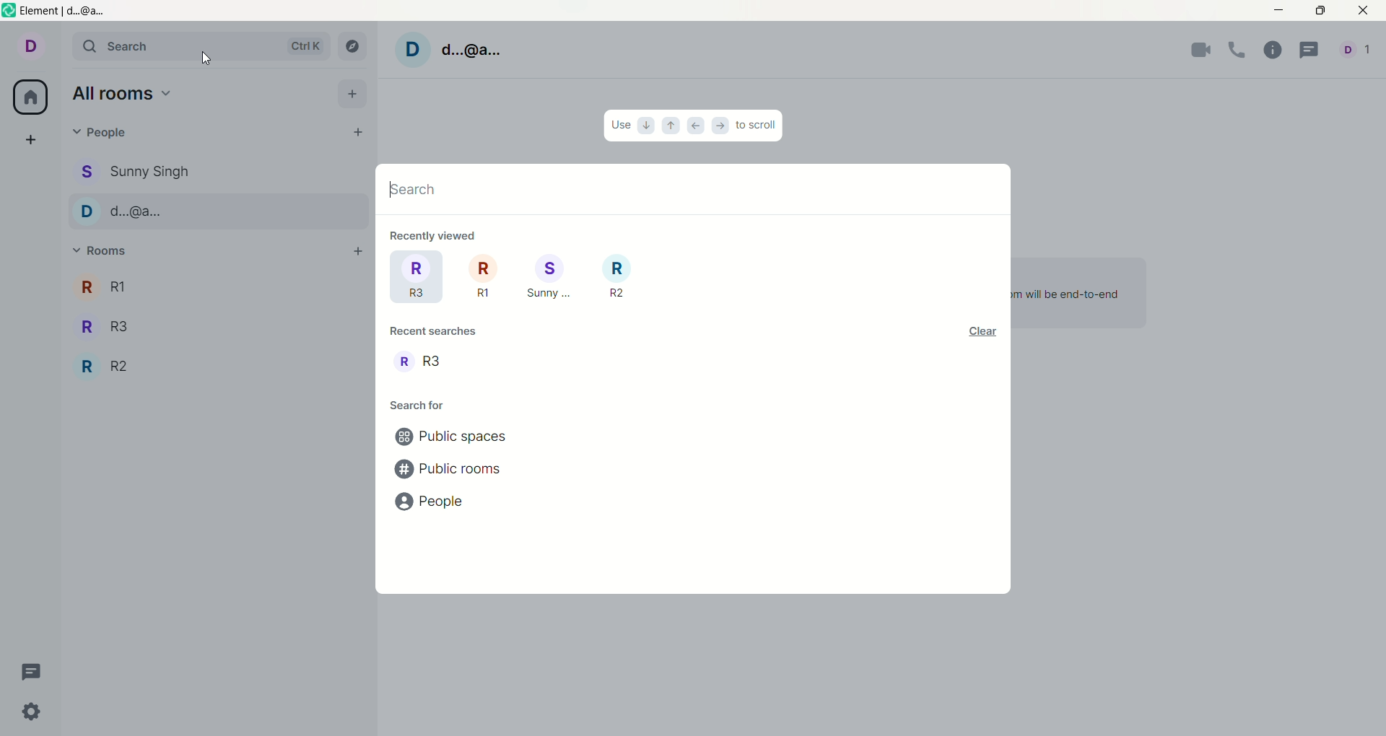 The image size is (1386, 736). What do you see at coordinates (618, 276) in the screenshot?
I see `R2` at bounding box center [618, 276].